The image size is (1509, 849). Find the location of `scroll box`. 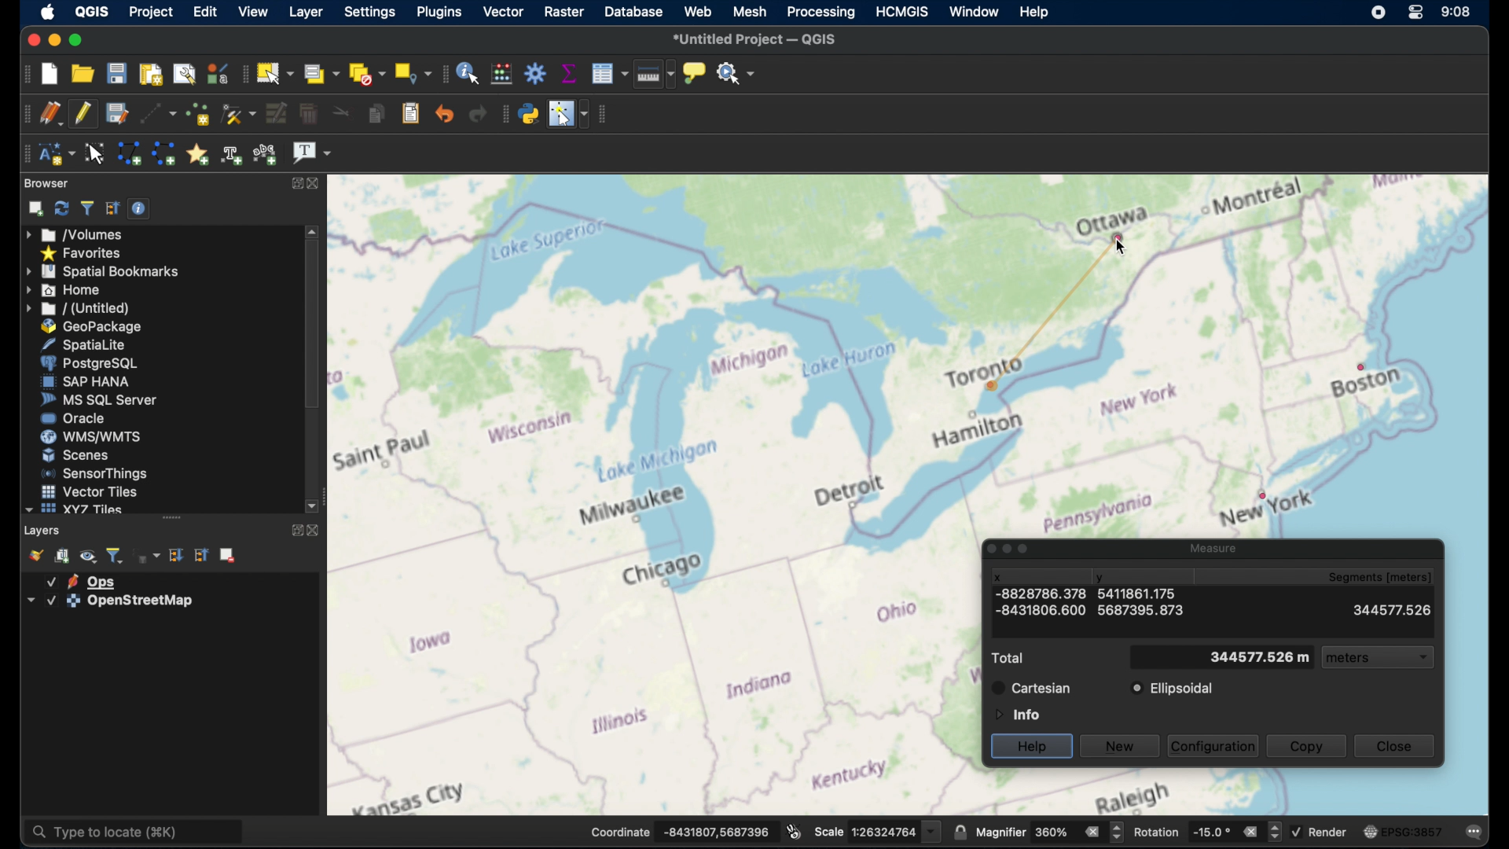

scroll box is located at coordinates (312, 328).